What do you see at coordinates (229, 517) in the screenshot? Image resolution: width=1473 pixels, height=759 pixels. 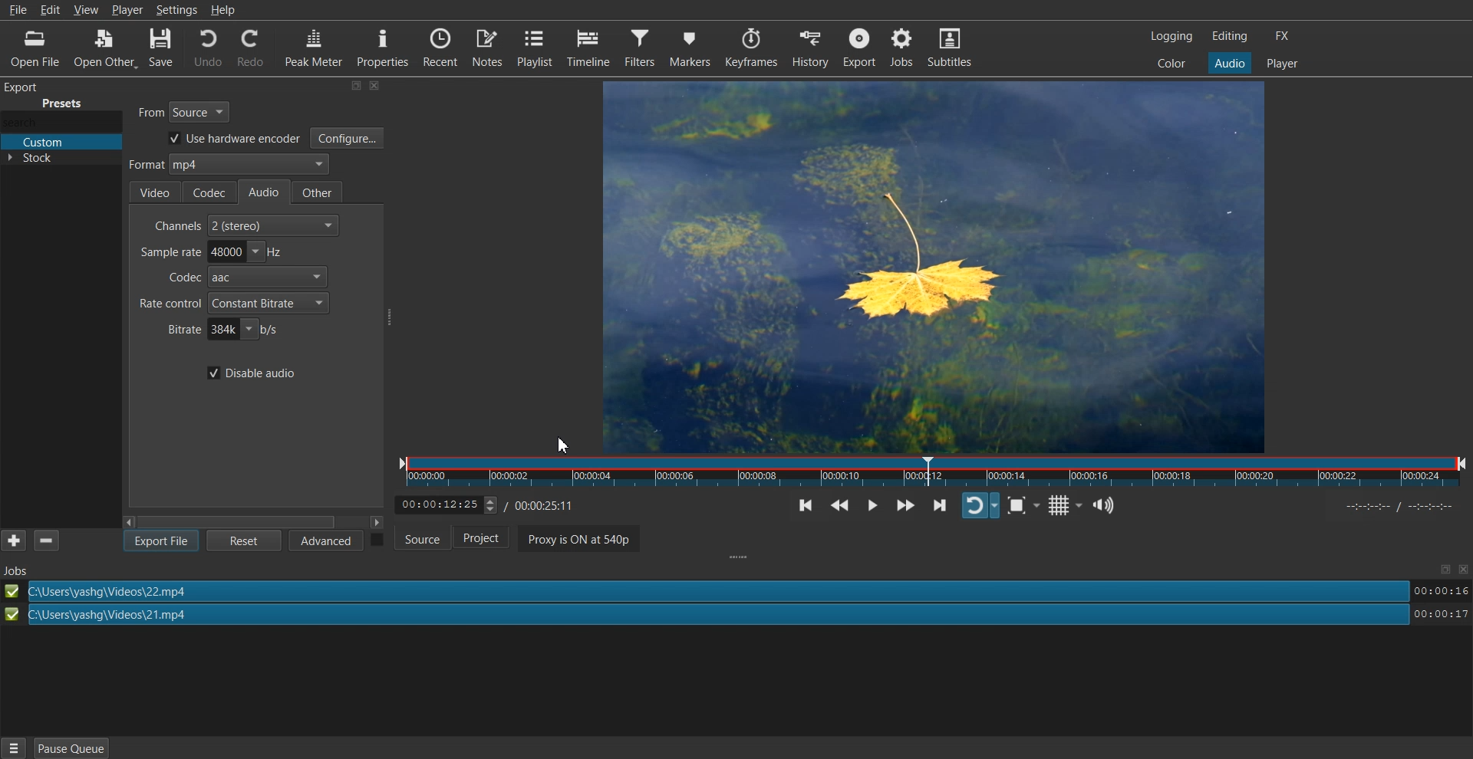 I see `Scroll` at bounding box center [229, 517].